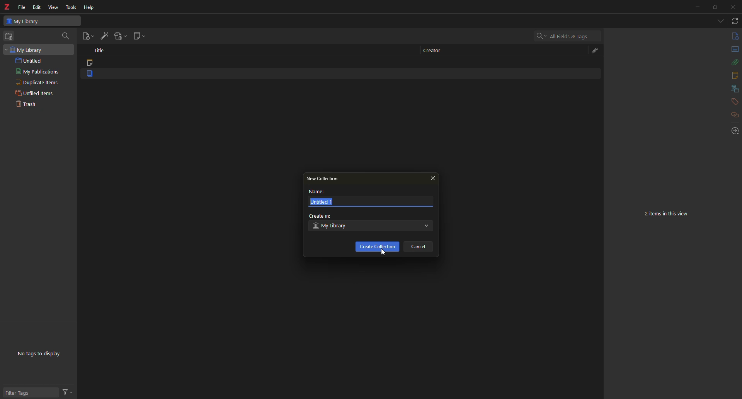  Describe the element at coordinates (91, 7) in the screenshot. I see `help` at that location.